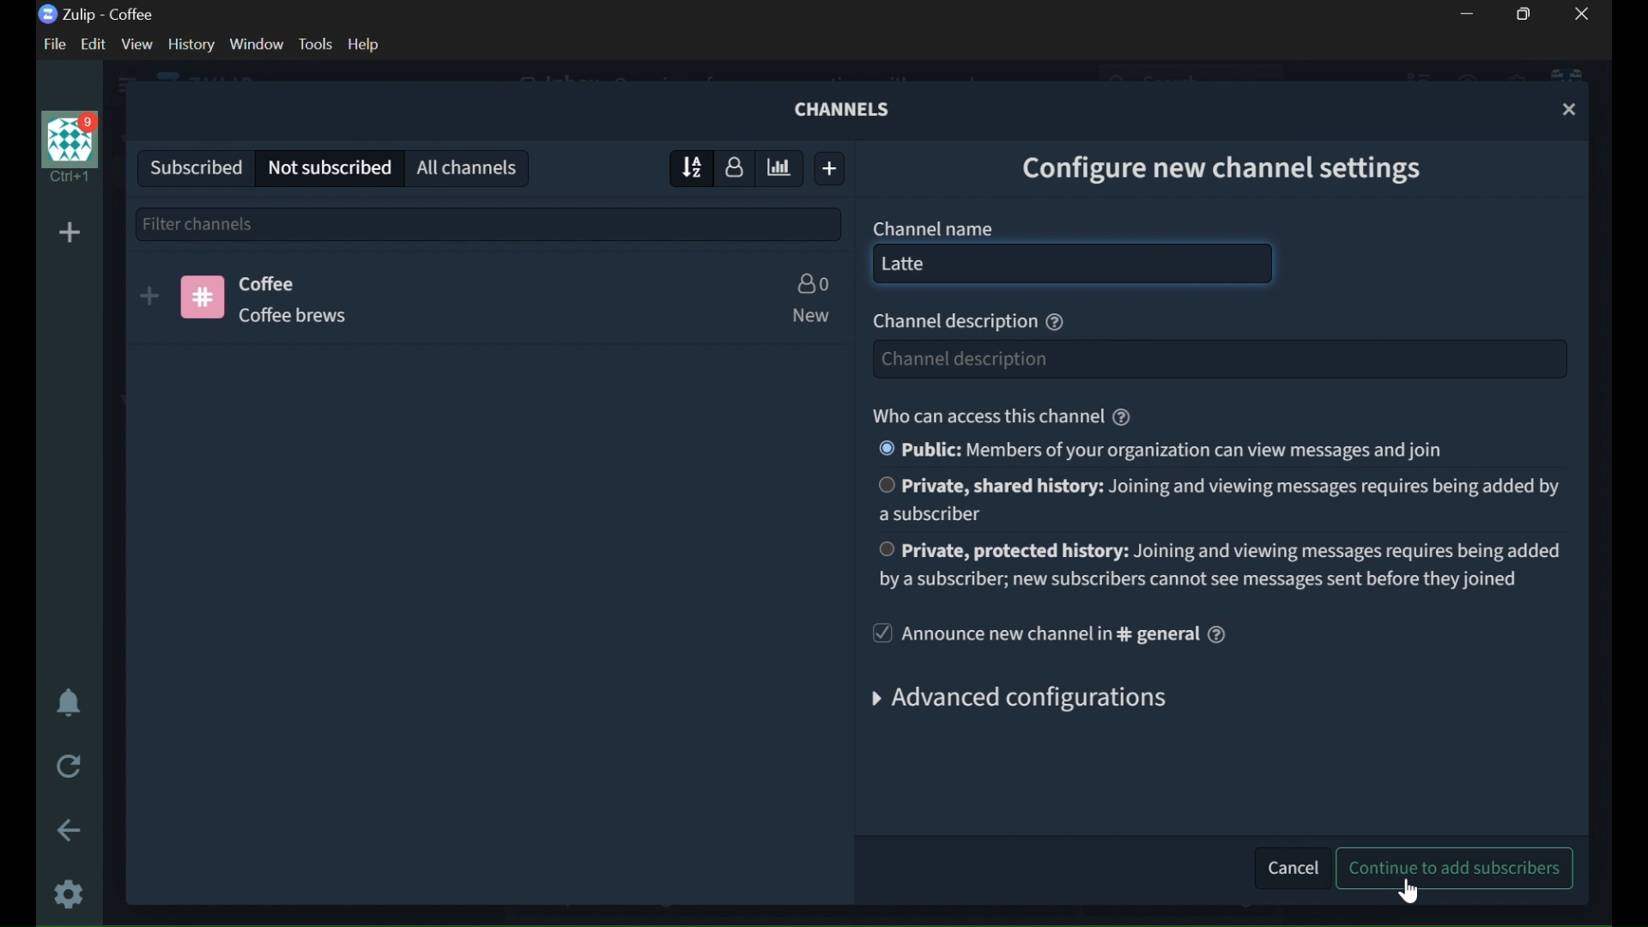 This screenshot has height=927, width=1648. I want to click on CHANNEL NAME, so click(271, 282).